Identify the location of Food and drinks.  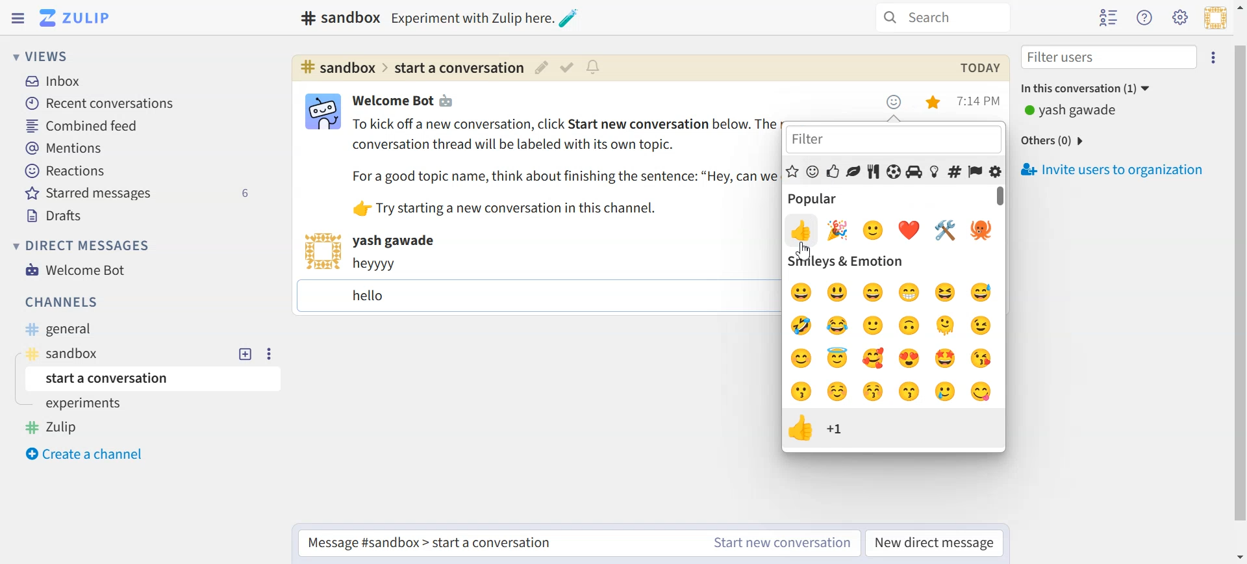
(874, 172).